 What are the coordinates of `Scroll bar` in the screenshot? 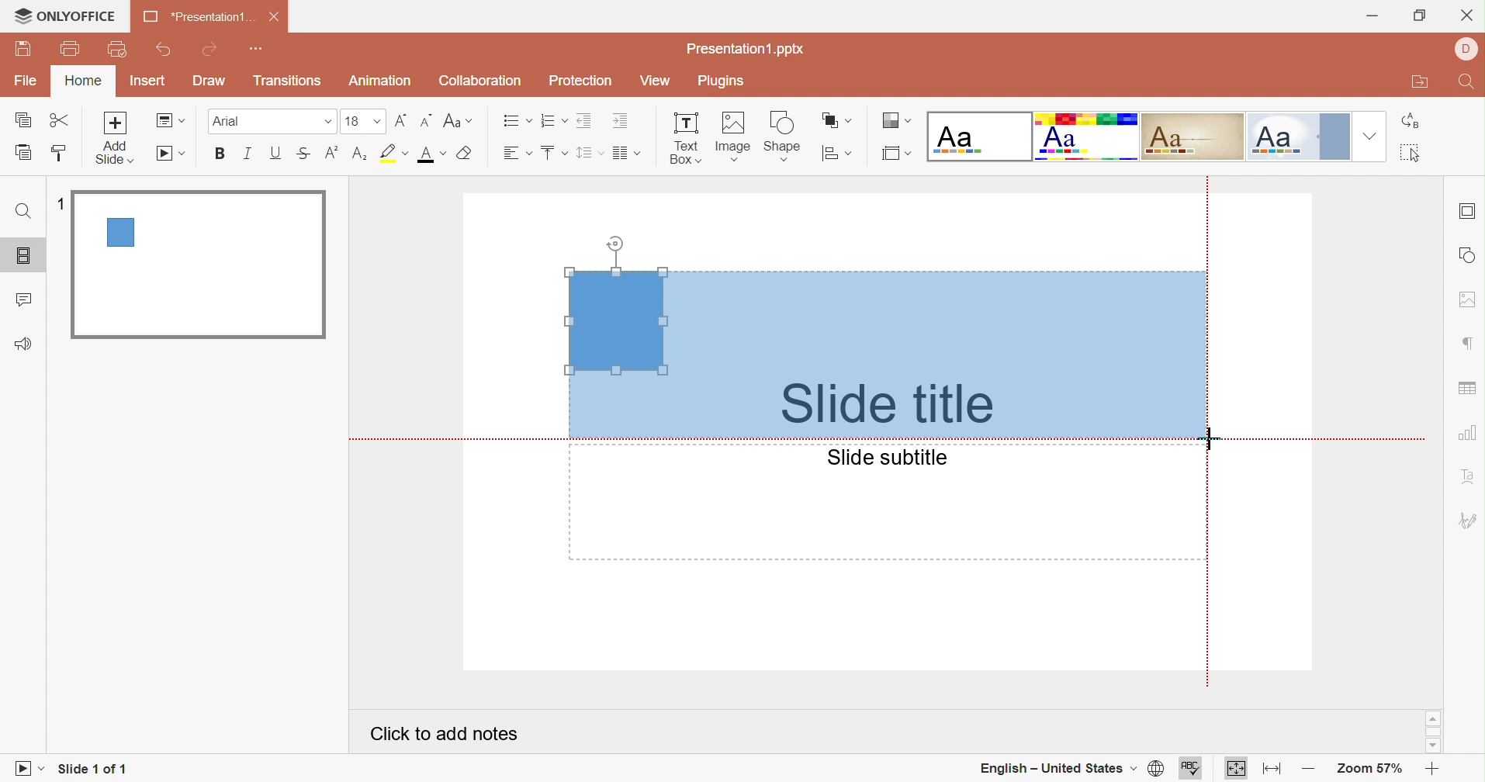 It's located at (1434, 732).